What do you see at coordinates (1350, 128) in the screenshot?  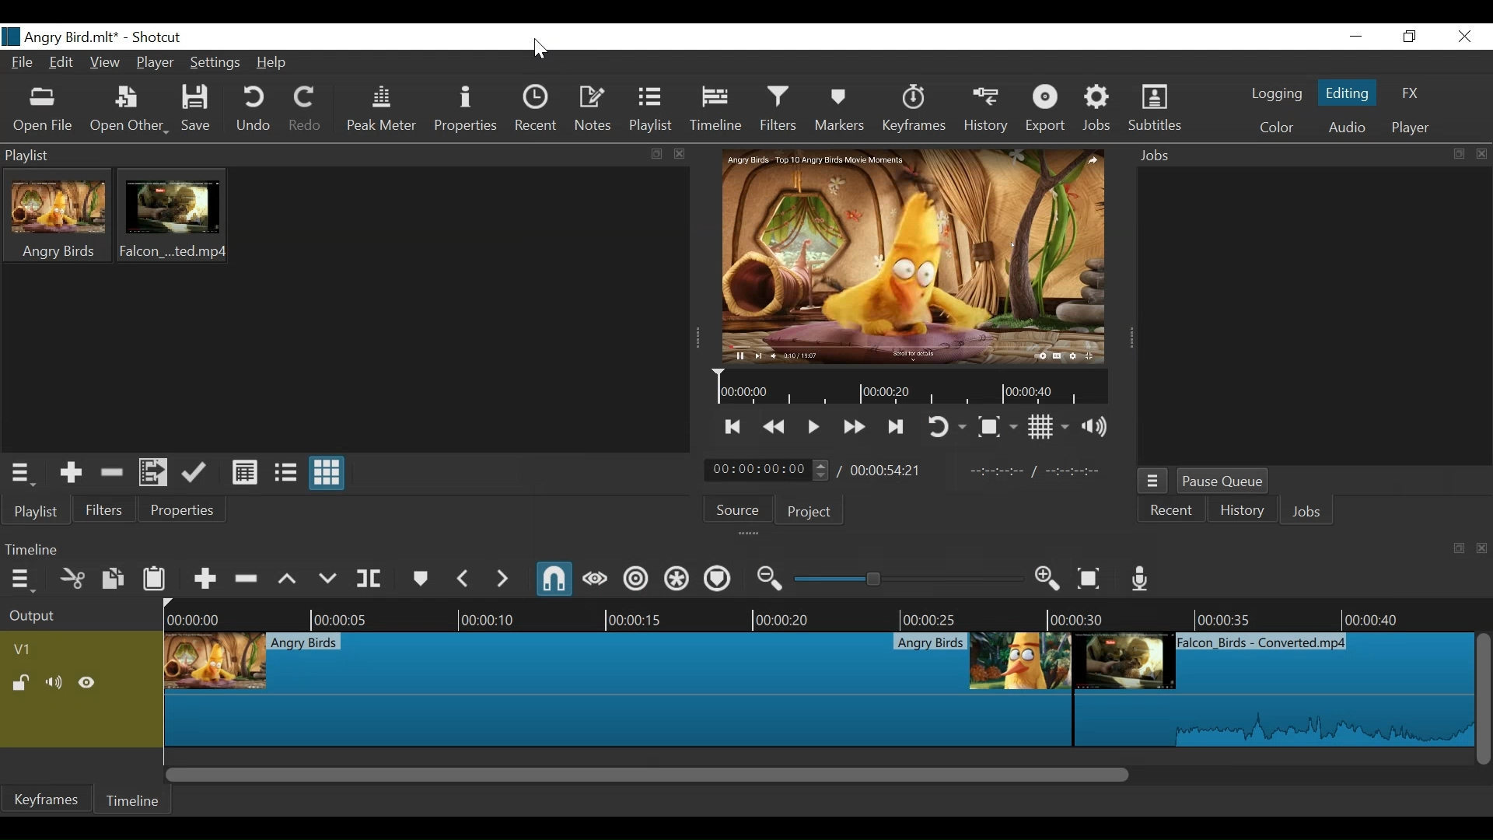 I see `Audio` at bounding box center [1350, 128].